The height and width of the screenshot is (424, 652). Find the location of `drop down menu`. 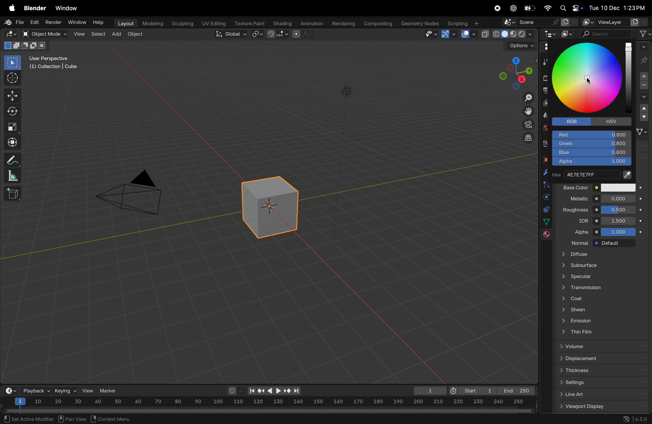

drop down menu is located at coordinates (644, 115).